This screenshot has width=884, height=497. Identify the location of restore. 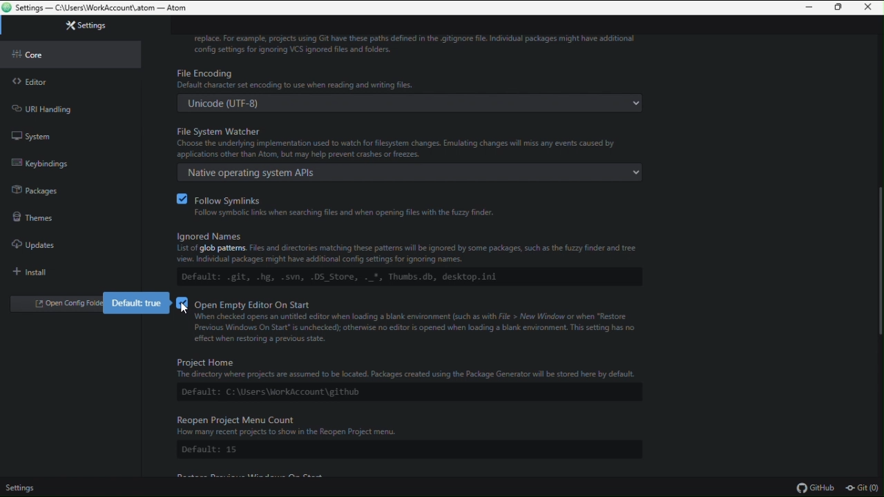
(838, 8).